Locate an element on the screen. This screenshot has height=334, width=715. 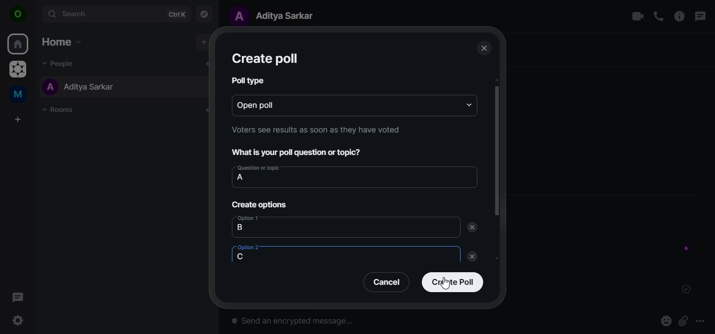
Voters see results as soon as they have voted is located at coordinates (314, 130).